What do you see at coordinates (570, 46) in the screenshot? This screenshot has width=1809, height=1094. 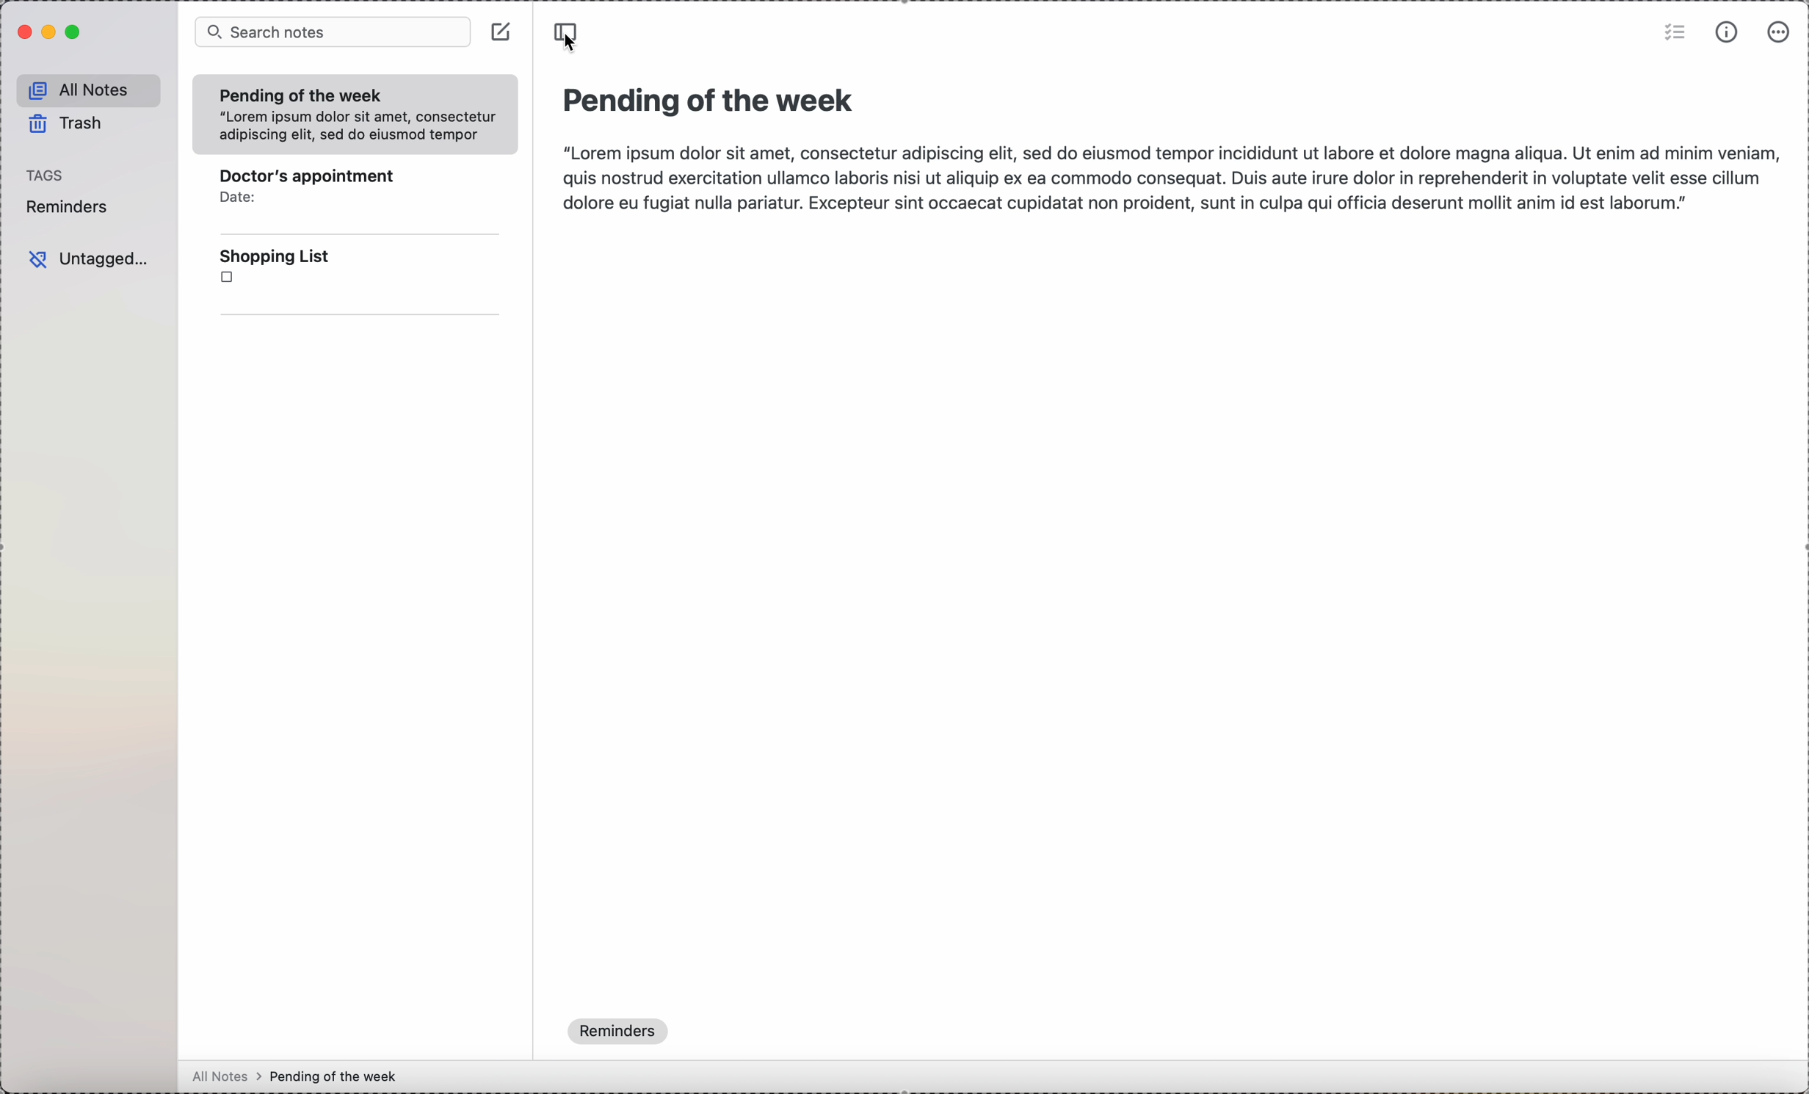 I see `cursor` at bounding box center [570, 46].